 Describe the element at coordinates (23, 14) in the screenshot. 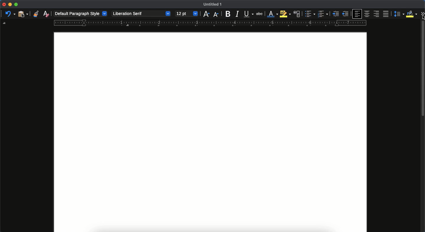

I see `paste` at that location.